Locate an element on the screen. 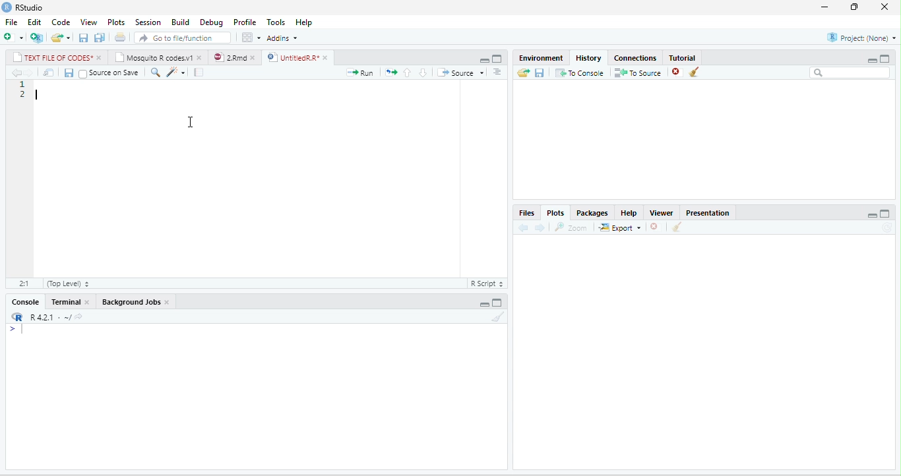 Image resolution: width=901 pixels, height=476 pixels. Packages is located at coordinates (592, 213).